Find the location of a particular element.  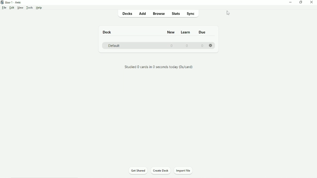

0 is located at coordinates (188, 45).